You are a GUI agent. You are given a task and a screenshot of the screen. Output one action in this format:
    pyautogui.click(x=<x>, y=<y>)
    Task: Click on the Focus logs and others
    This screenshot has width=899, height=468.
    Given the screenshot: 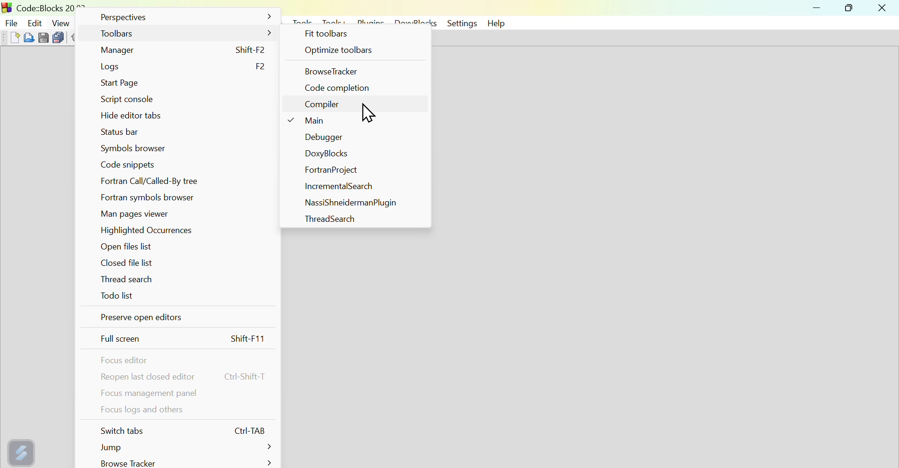 What is the action you would take?
    pyautogui.click(x=140, y=412)
    